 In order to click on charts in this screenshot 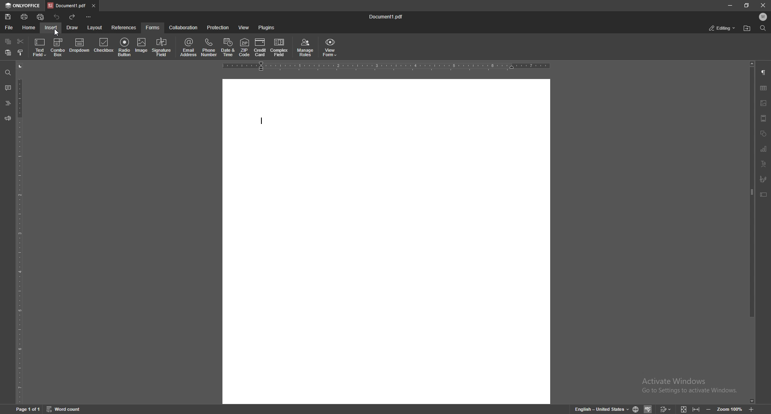, I will do `click(765, 148)`.